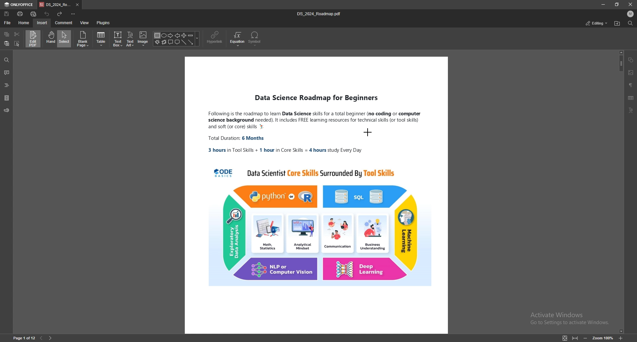 Image resolution: width=637 pixels, height=342 pixels. What do you see at coordinates (19, 5) in the screenshot?
I see `onlyoffice` at bounding box center [19, 5].